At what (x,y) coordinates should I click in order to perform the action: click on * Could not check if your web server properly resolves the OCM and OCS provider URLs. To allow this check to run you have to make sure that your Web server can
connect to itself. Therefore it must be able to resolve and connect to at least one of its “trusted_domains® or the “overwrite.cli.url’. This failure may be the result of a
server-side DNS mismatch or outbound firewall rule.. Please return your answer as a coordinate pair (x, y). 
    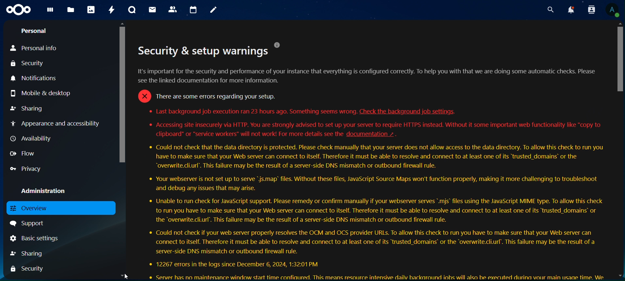
    Looking at the image, I should click on (371, 242).